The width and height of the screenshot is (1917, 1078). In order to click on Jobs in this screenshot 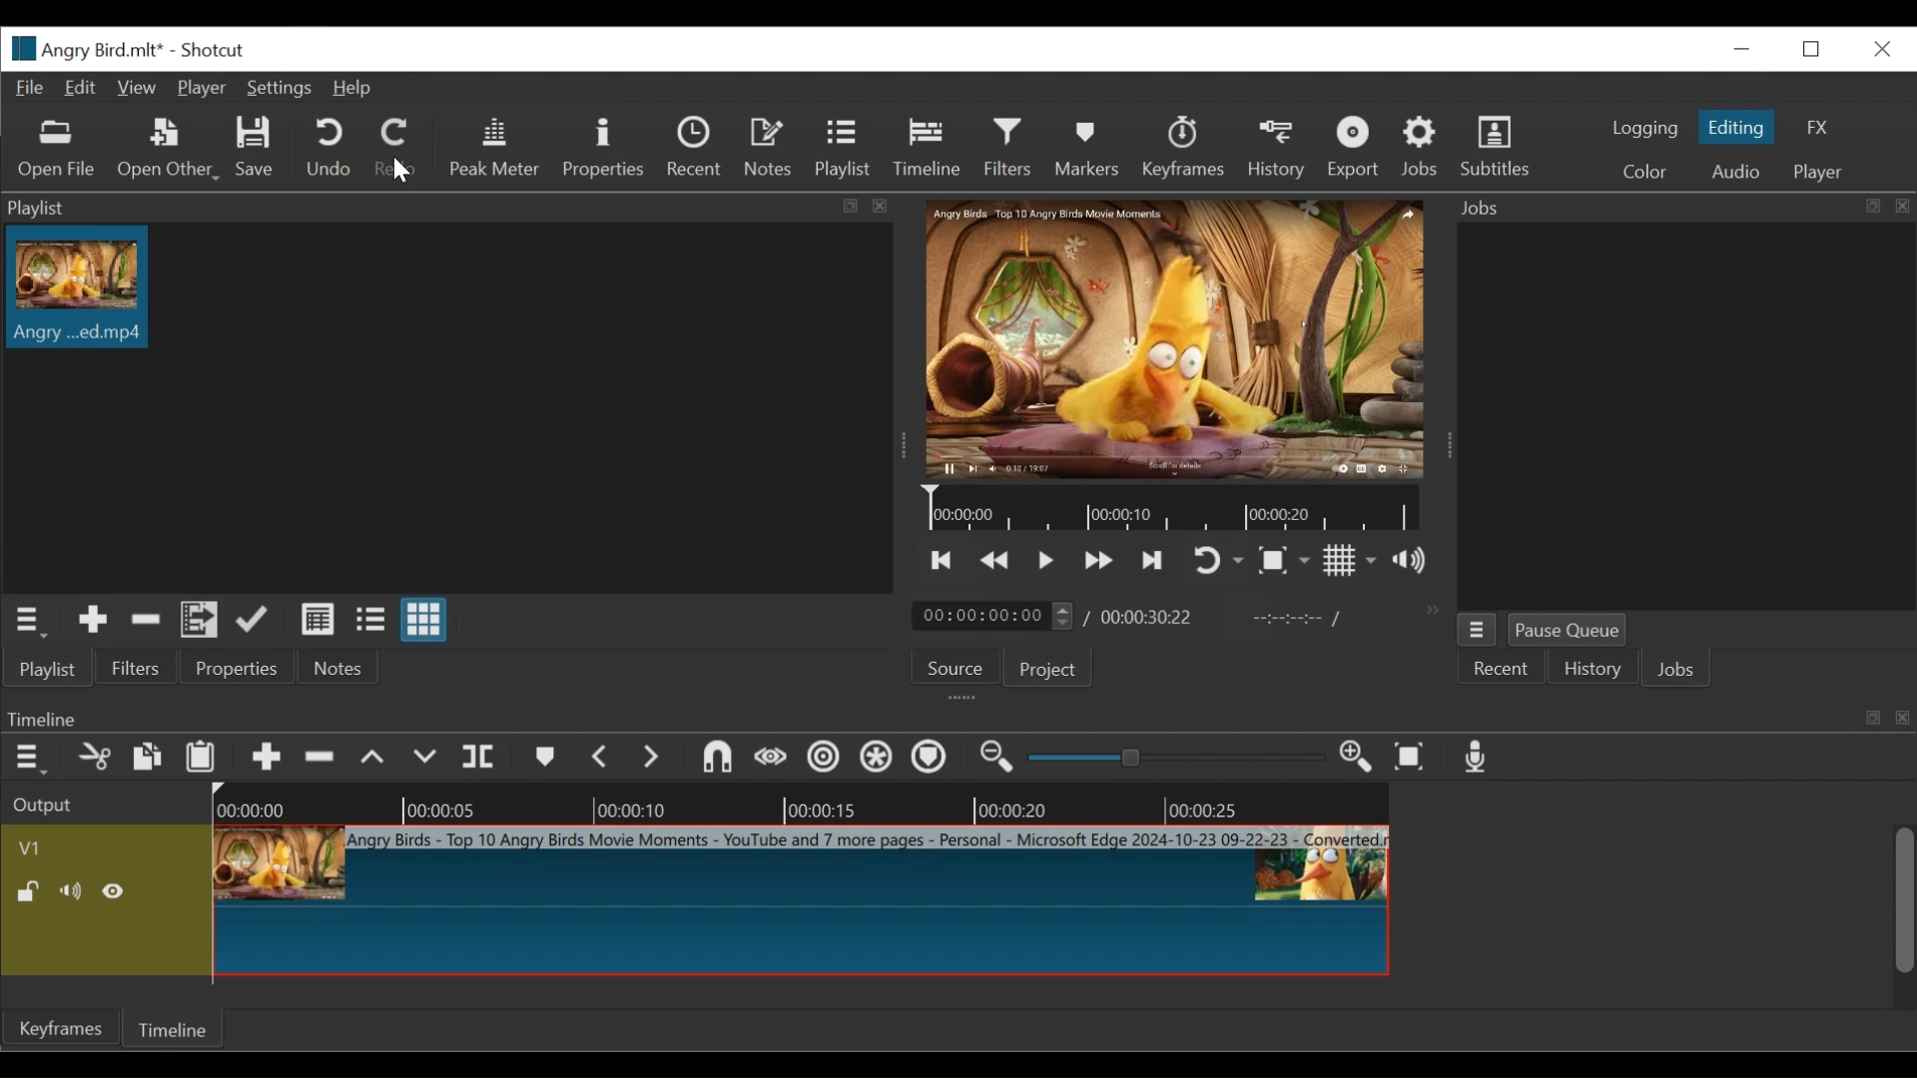, I will do `click(1679, 672)`.